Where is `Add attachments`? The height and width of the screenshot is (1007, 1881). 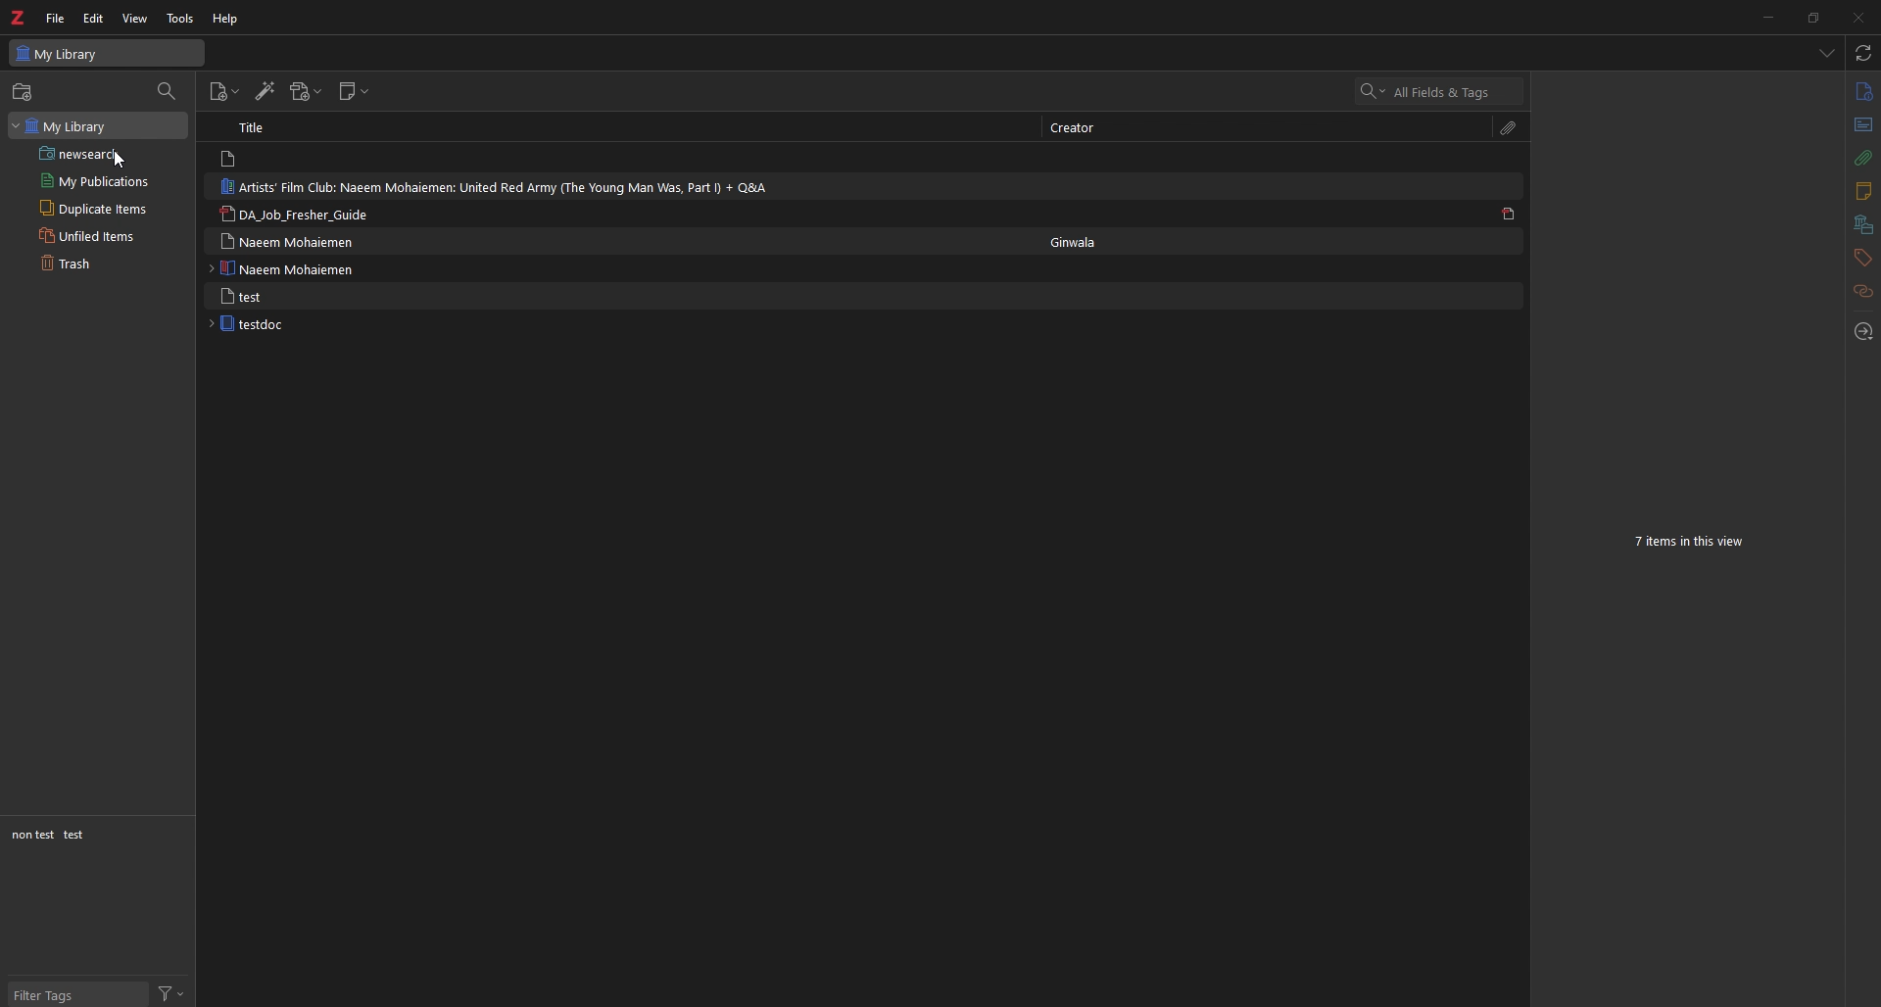
Add attachments is located at coordinates (303, 92).